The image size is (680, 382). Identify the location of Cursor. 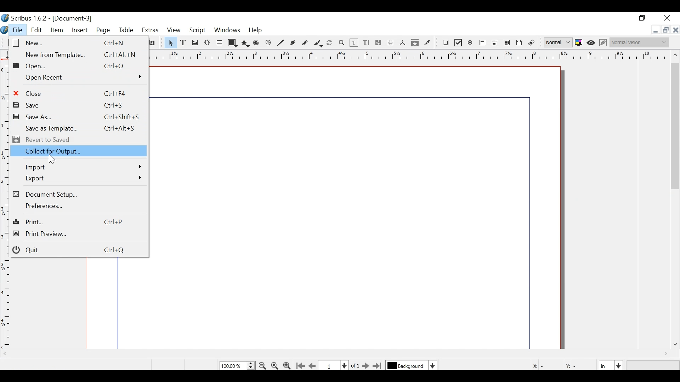
(52, 160).